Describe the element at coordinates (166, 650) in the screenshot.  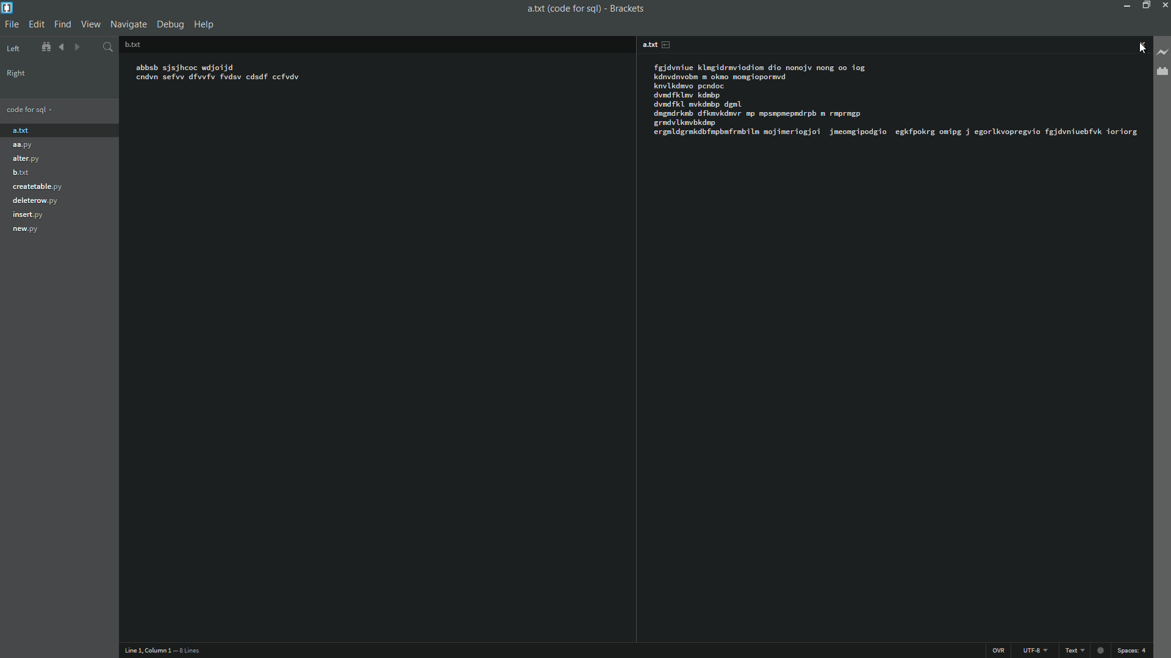
I see `Line 1, column 1- 8lines` at that location.